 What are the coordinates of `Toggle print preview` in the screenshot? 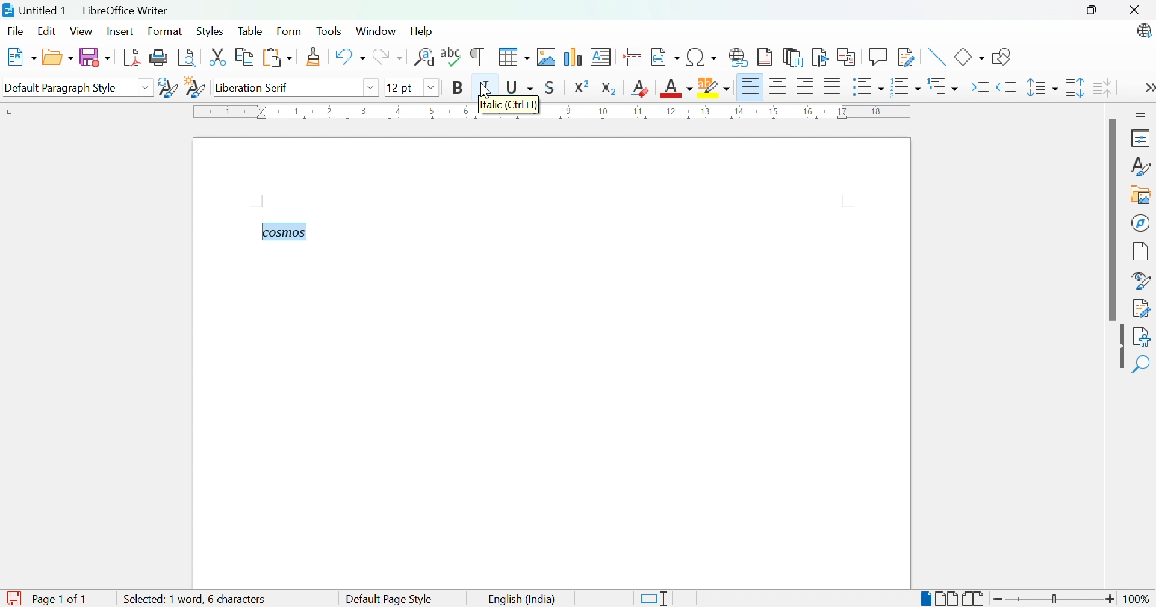 It's located at (187, 58).